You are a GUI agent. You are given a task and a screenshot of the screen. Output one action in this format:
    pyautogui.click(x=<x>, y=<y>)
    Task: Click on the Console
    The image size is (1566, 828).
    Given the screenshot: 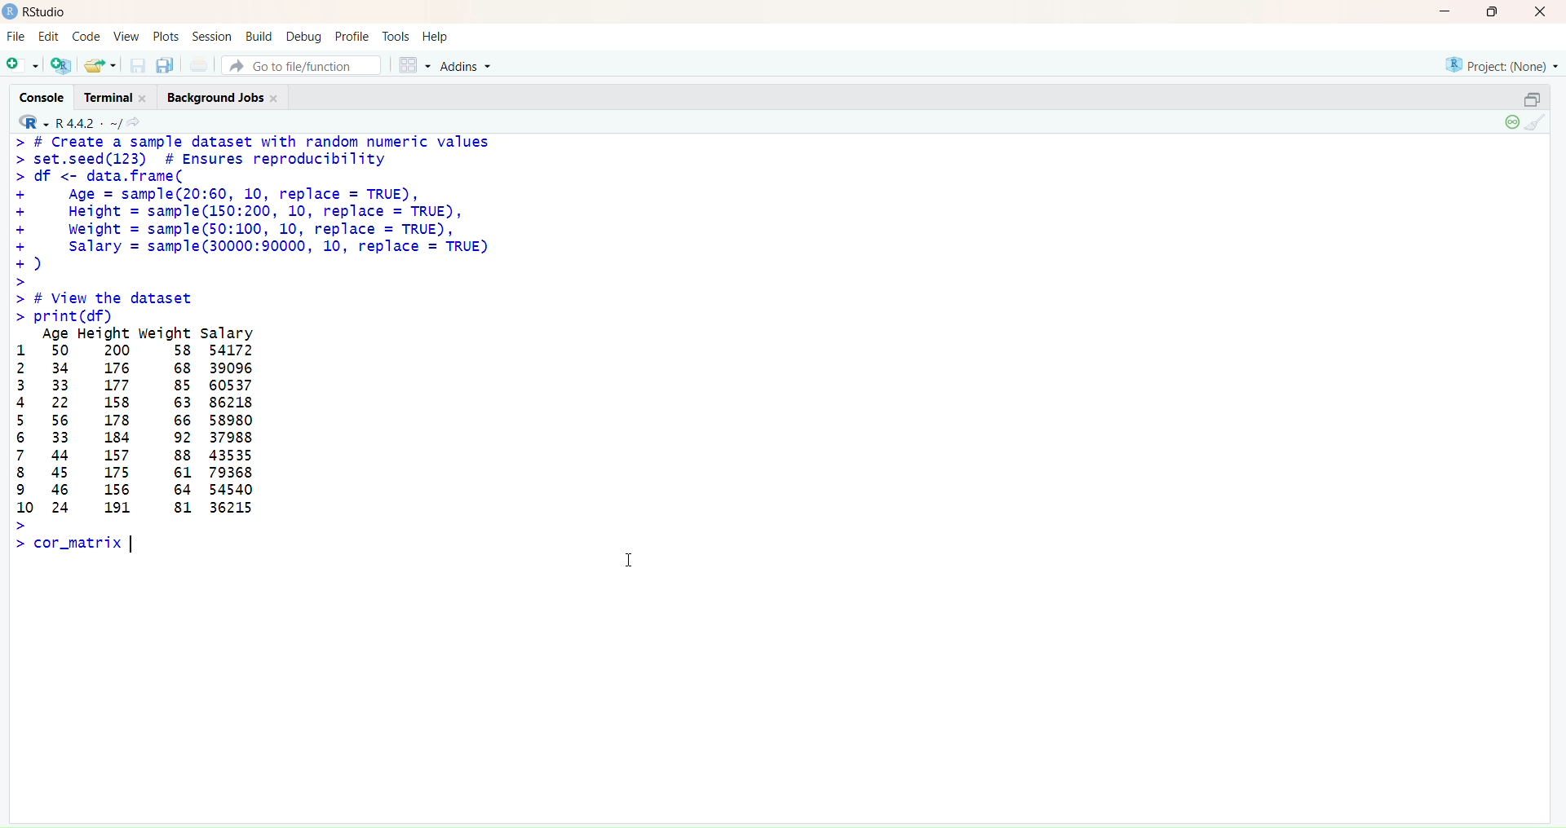 What is the action you would take?
    pyautogui.click(x=47, y=96)
    